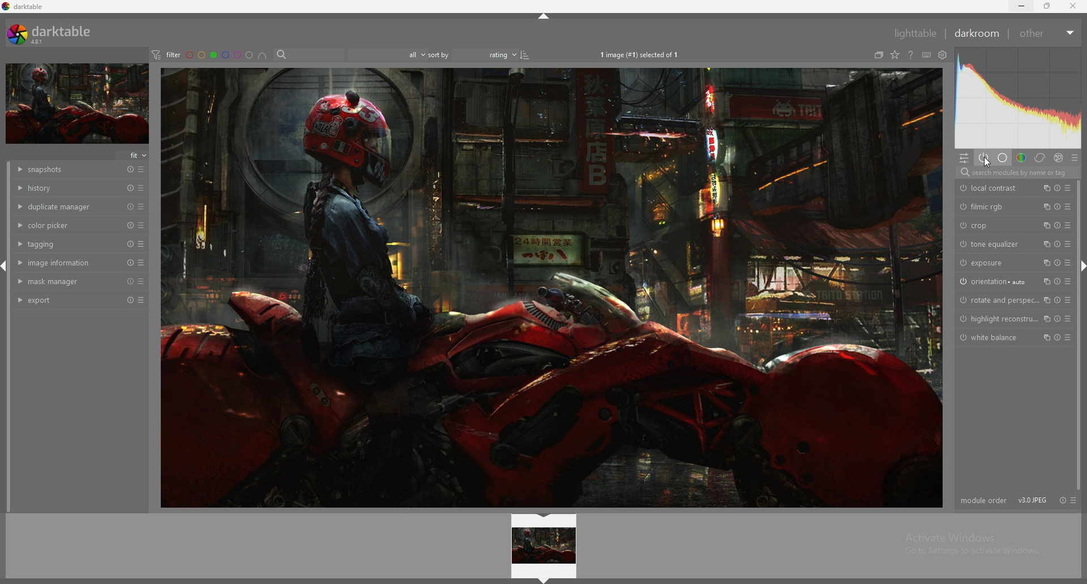  What do you see at coordinates (130, 170) in the screenshot?
I see `reset` at bounding box center [130, 170].